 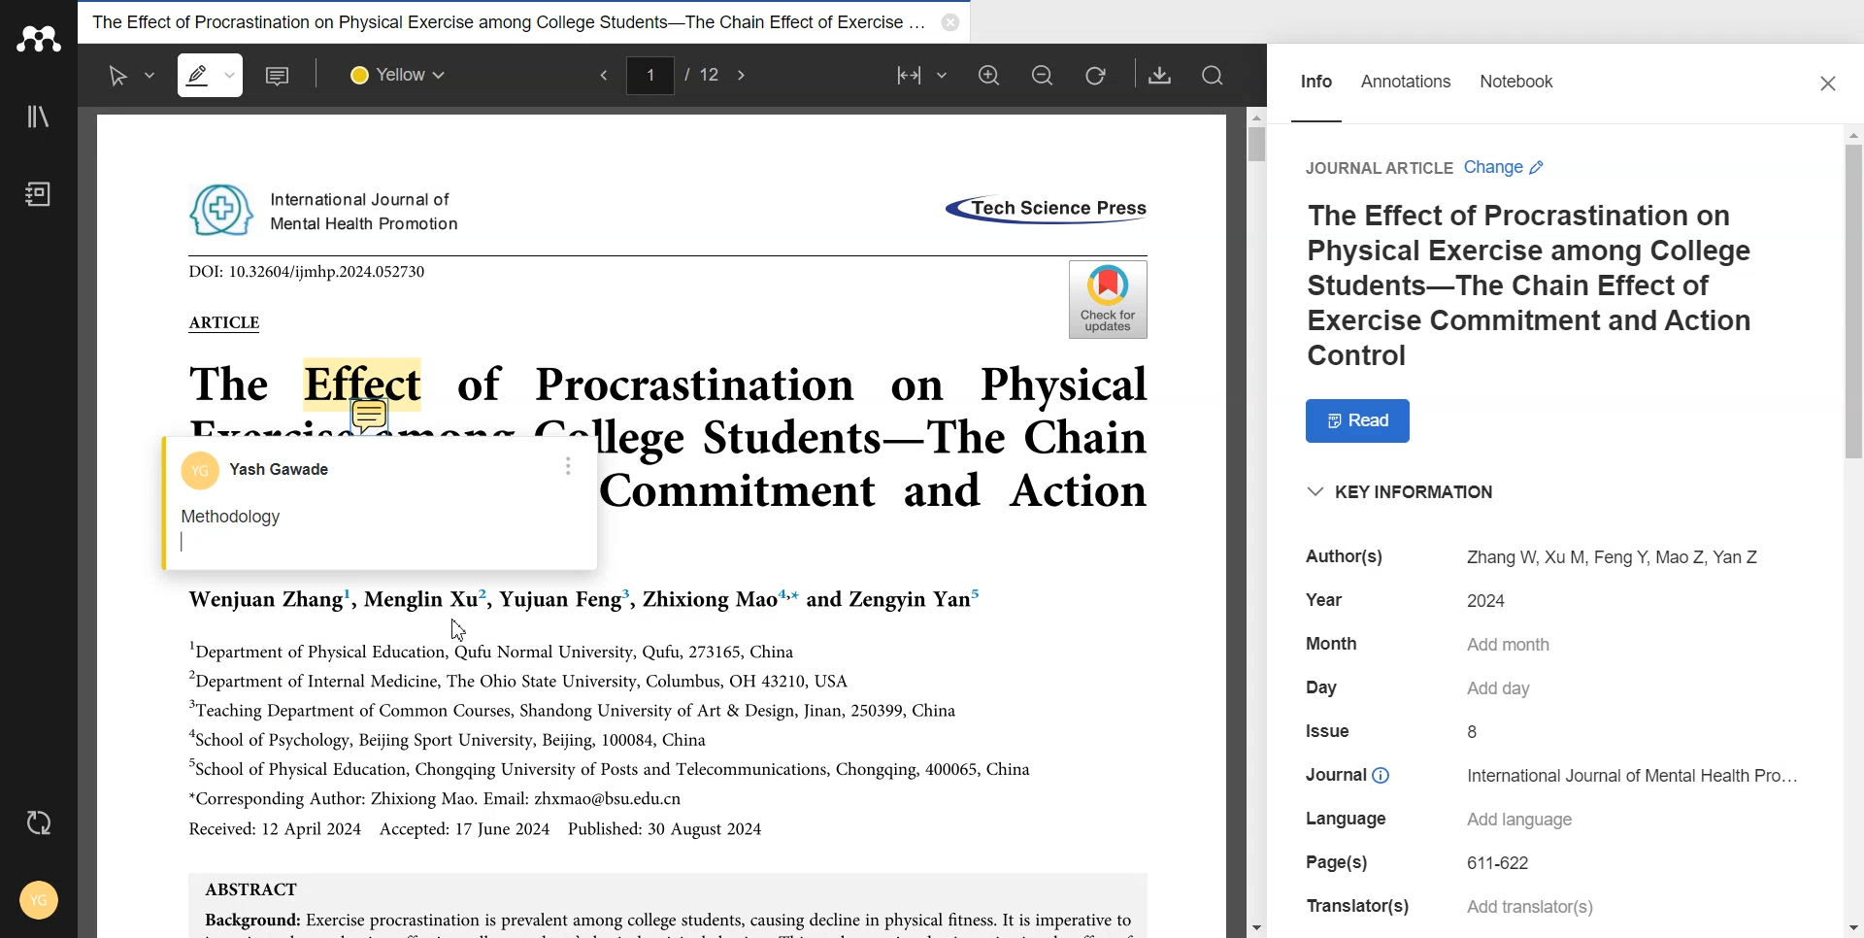 What do you see at coordinates (362, 527) in the screenshot?
I see `Methodology` at bounding box center [362, 527].